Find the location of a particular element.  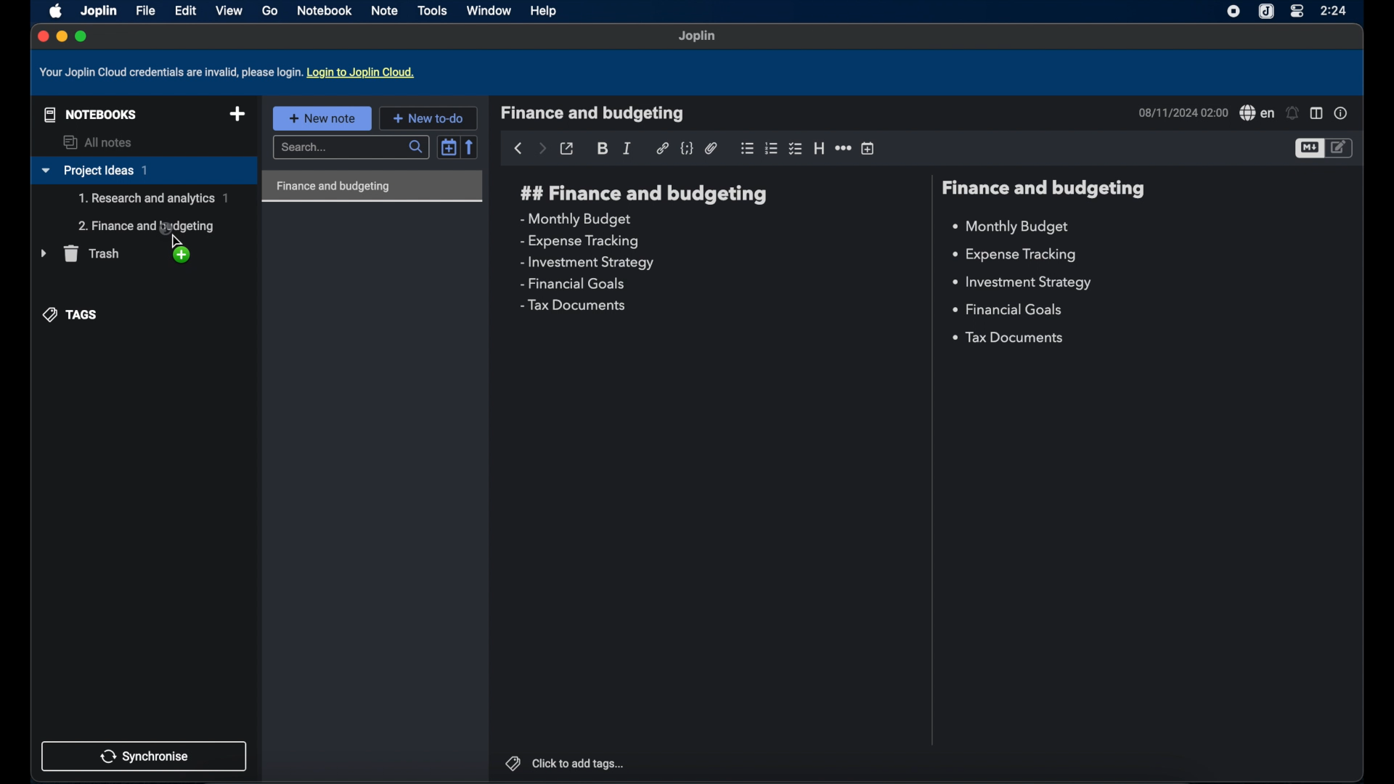

screen recorder icon is located at coordinates (1231, 12).